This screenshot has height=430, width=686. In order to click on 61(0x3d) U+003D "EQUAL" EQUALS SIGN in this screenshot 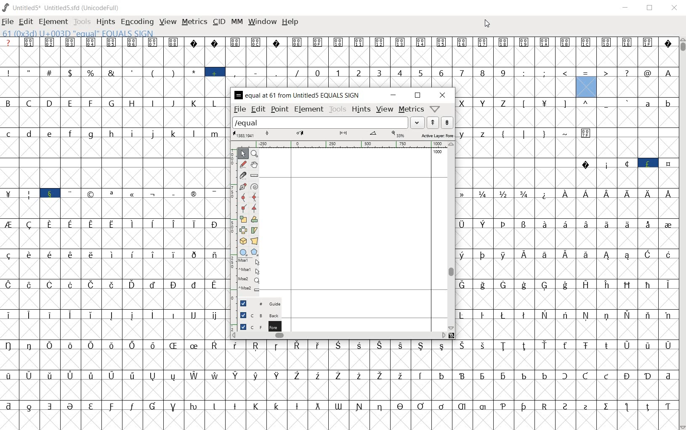, I will do `click(78, 34)`.